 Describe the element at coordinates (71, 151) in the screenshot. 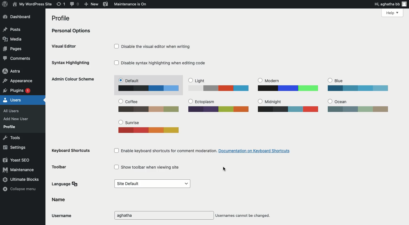

I see `Keyboard shortcuts` at that location.